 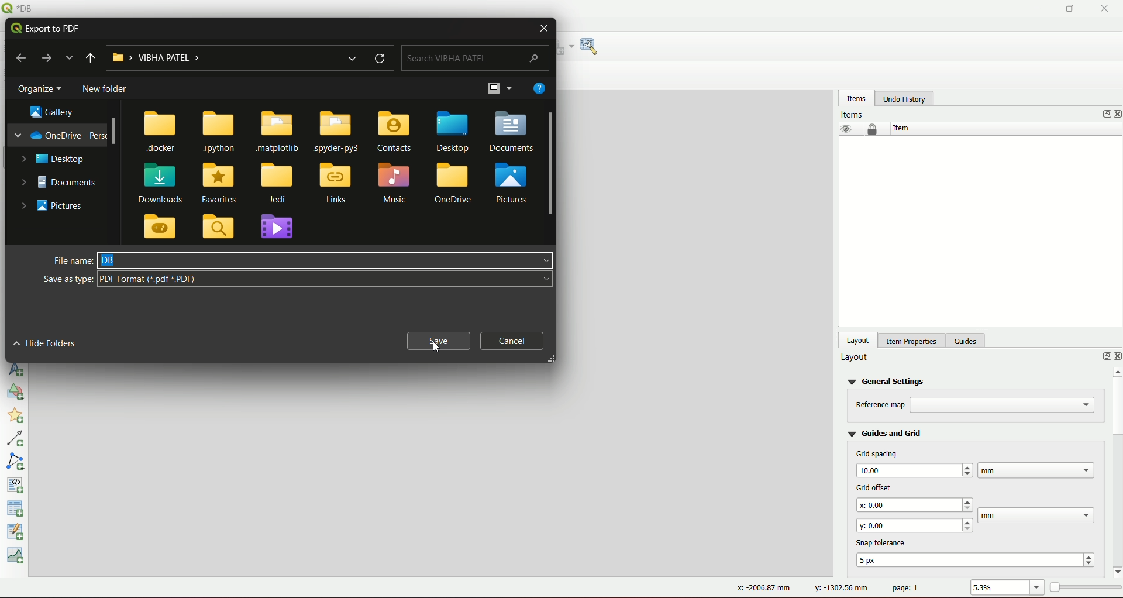 I want to click on help, so click(x=541, y=90).